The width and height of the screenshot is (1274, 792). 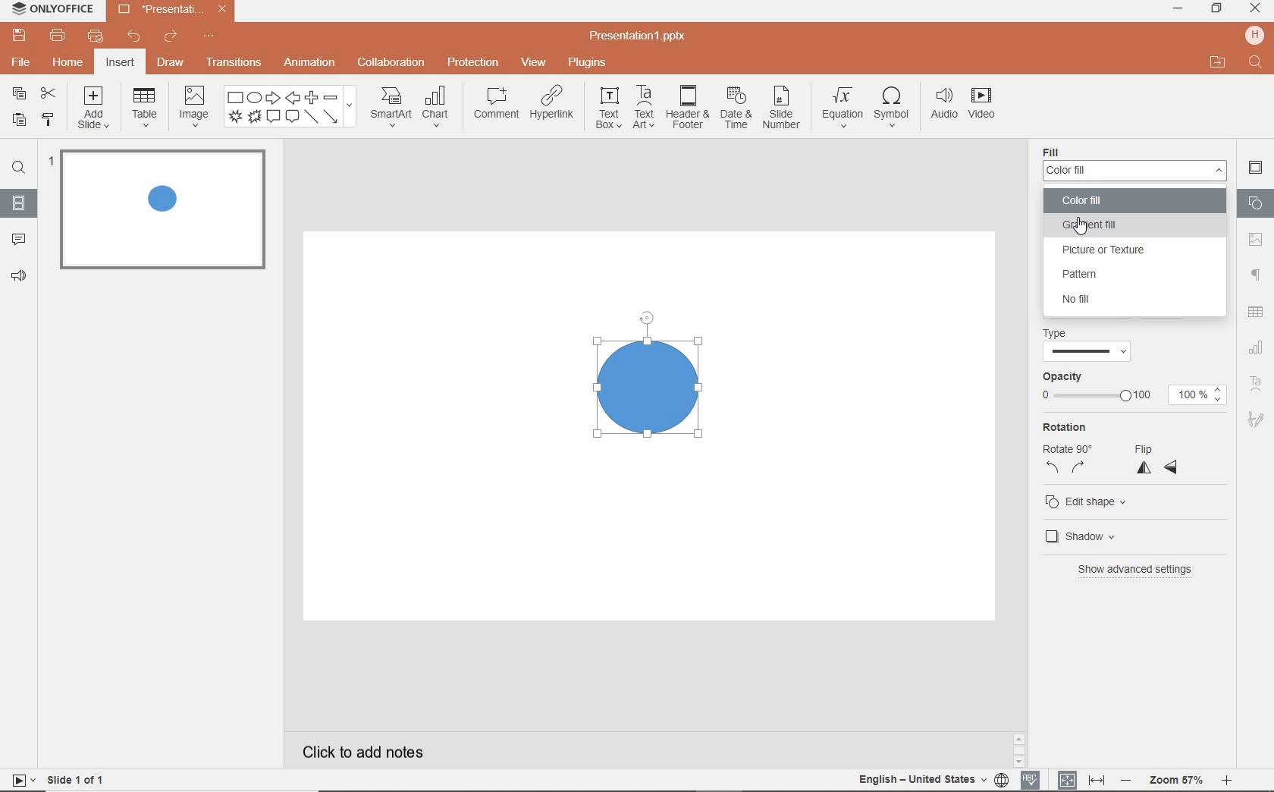 I want to click on image settings, so click(x=1258, y=238).